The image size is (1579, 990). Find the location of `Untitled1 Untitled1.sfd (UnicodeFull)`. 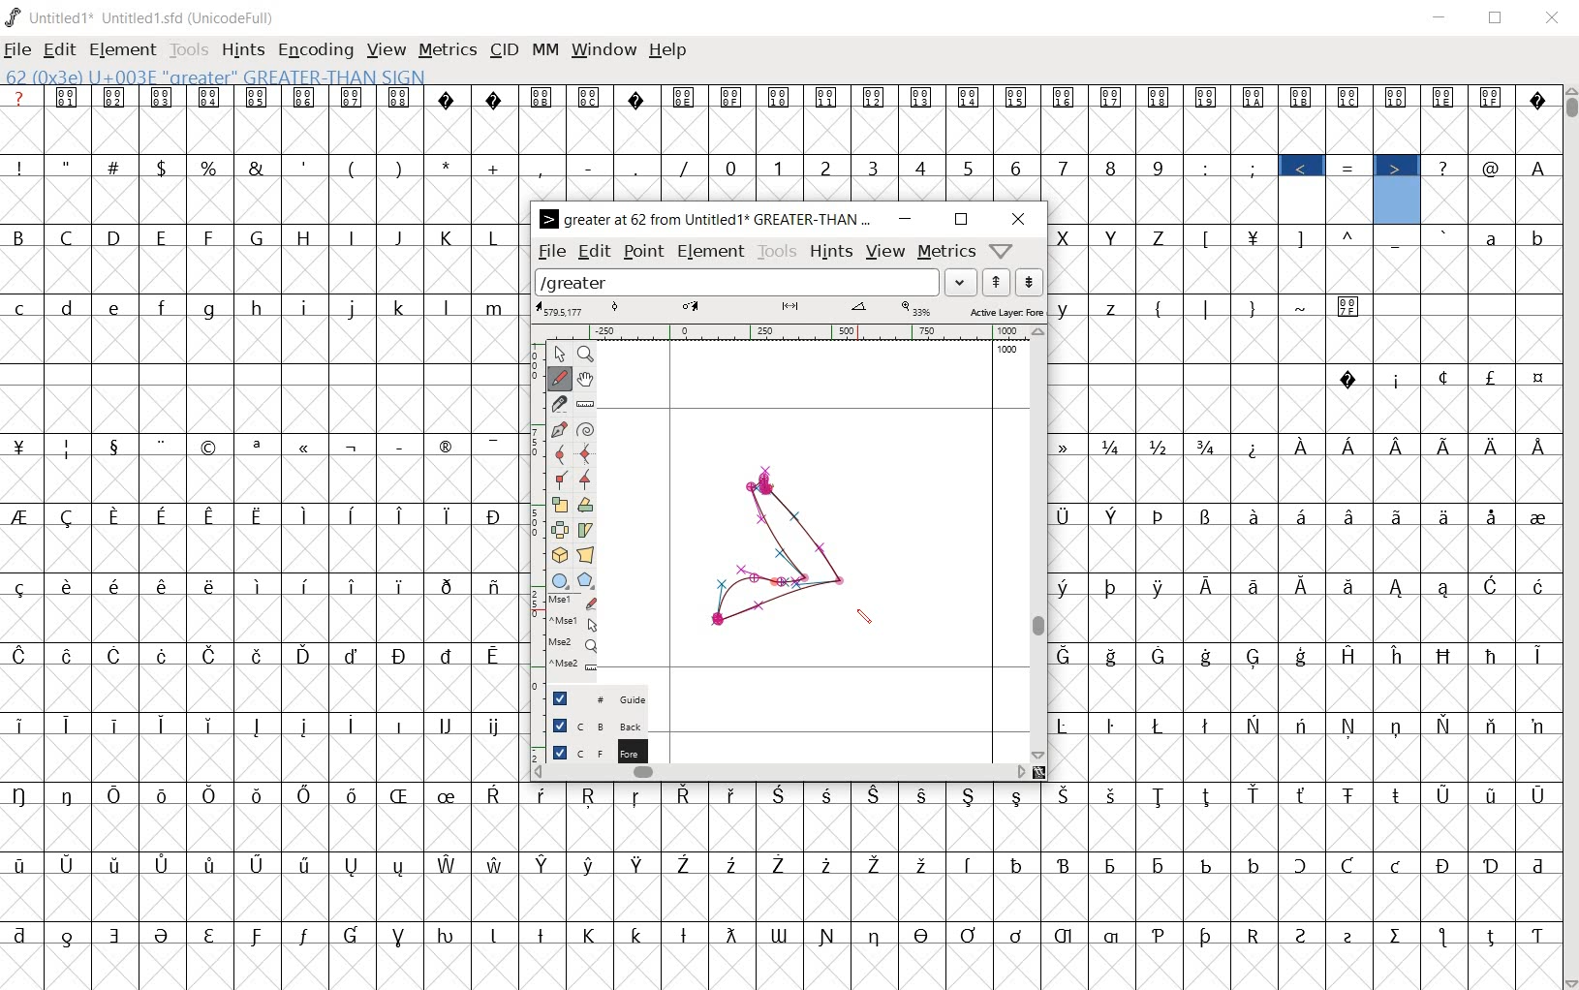

Untitled1 Untitled1.sfd (UnicodeFull) is located at coordinates (140, 15).